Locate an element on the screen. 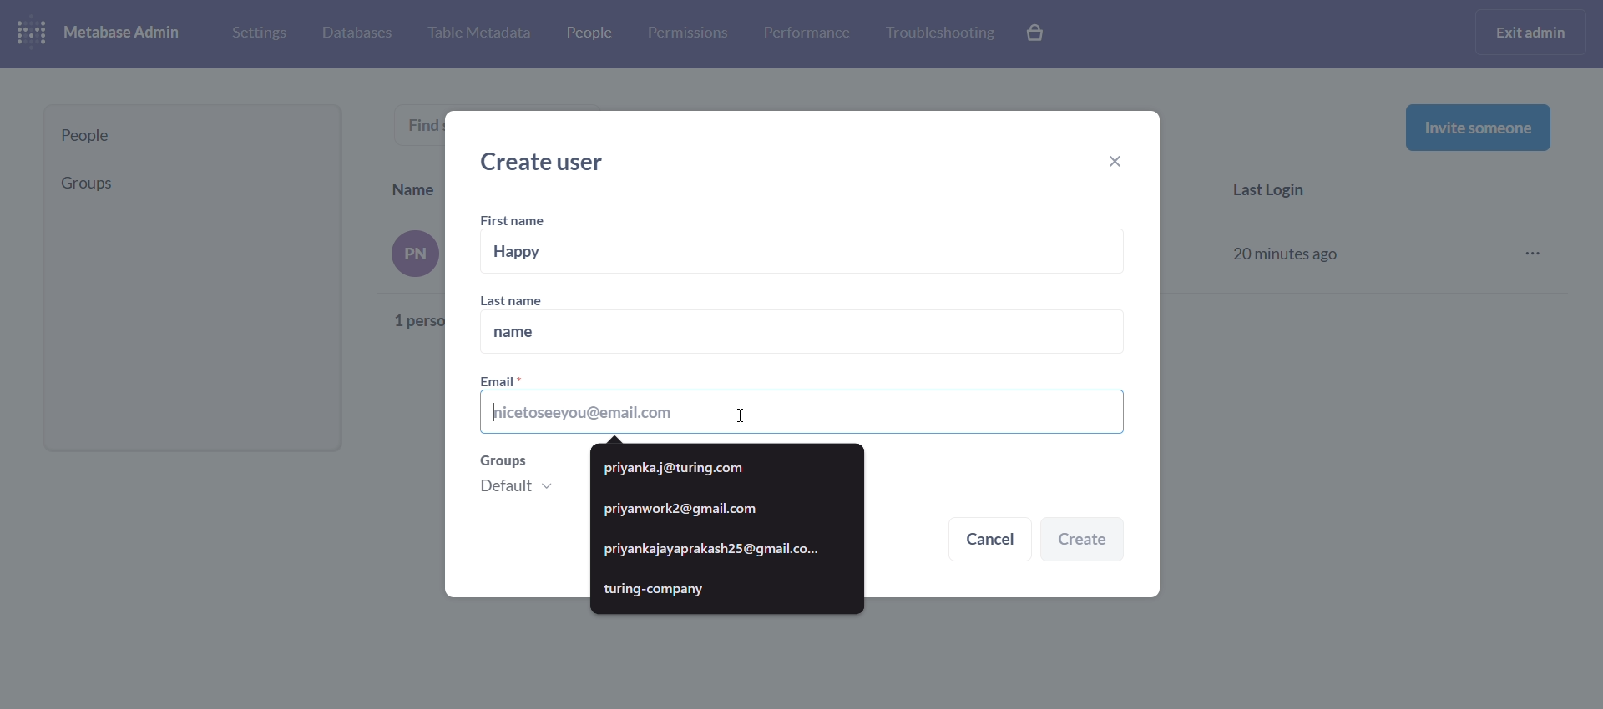 Image resolution: width=1603 pixels, height=709 pixels. text is located at coordinates (425, 123).